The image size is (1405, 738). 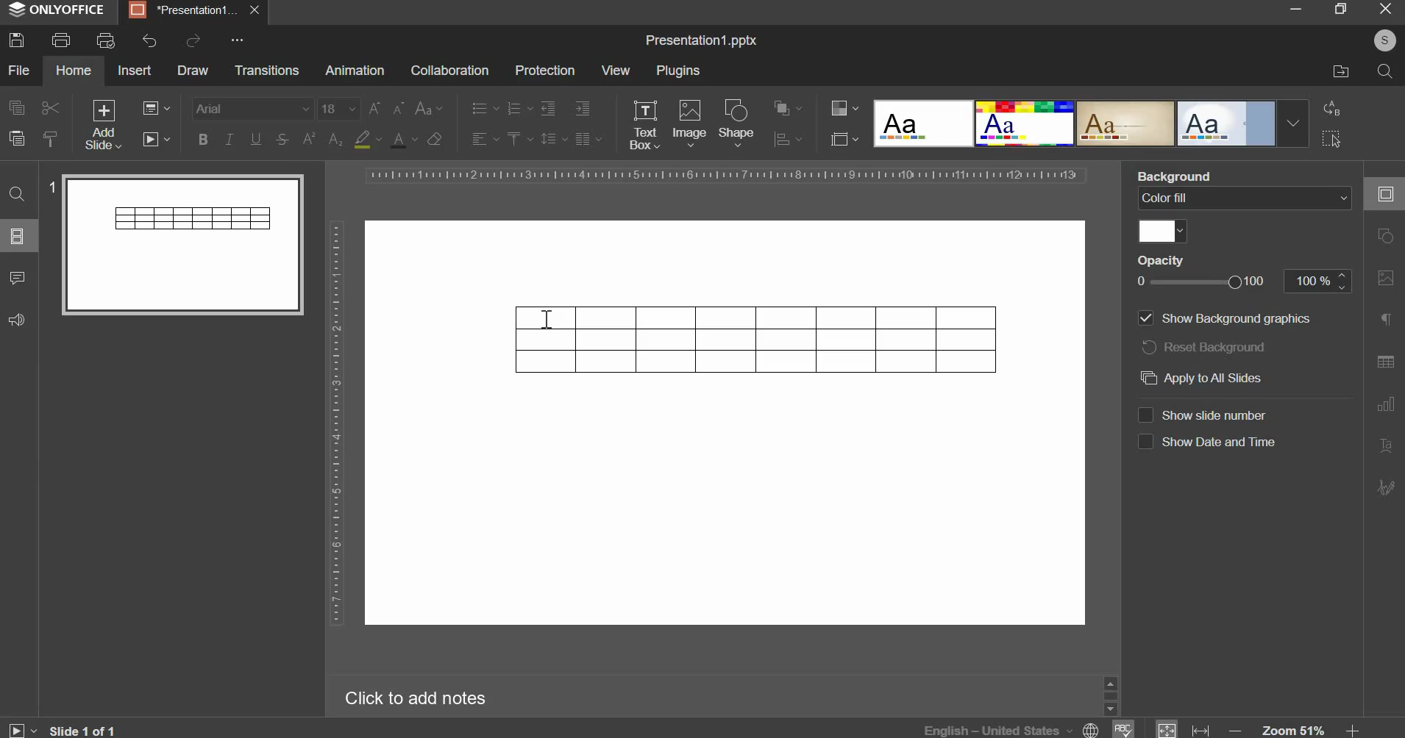 What do you see at coordinates (428, 109) in the screenshot?
I see `change case` at bounding box center [428, 109].